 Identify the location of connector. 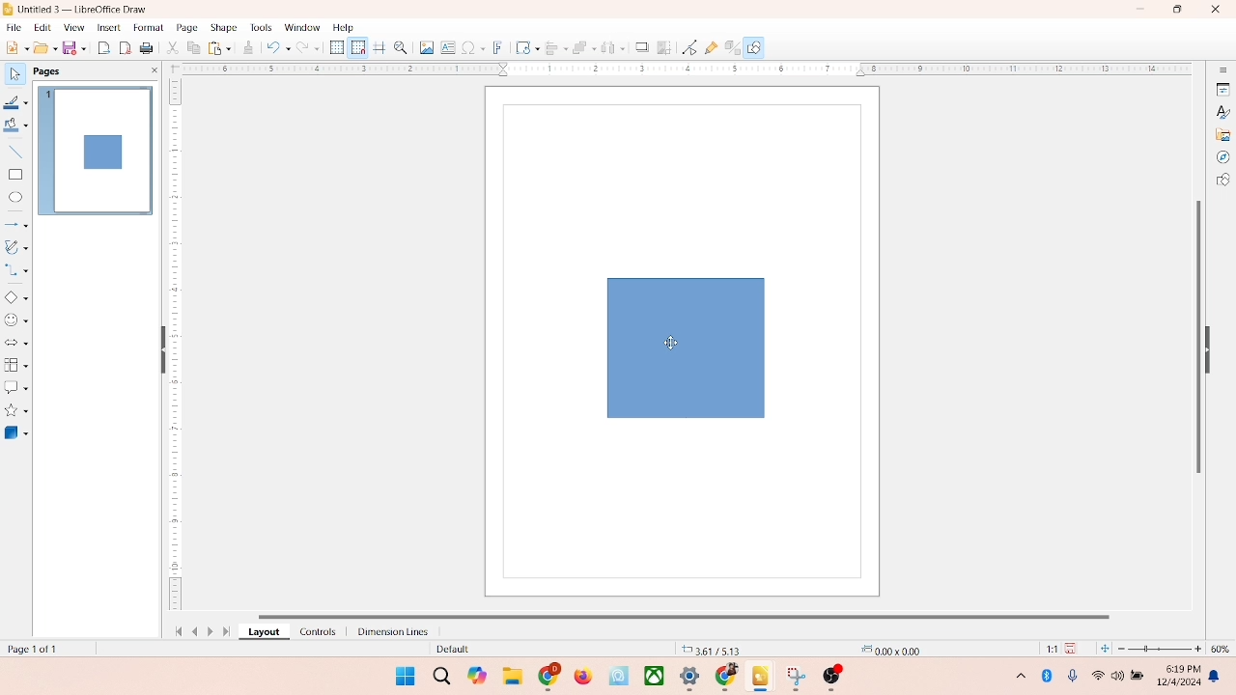
(17, 270).